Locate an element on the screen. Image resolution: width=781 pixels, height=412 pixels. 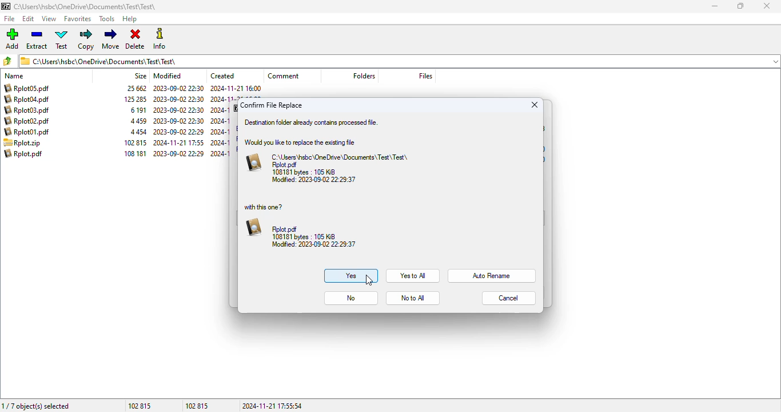
Cancel is located at coordinates (509, 298).